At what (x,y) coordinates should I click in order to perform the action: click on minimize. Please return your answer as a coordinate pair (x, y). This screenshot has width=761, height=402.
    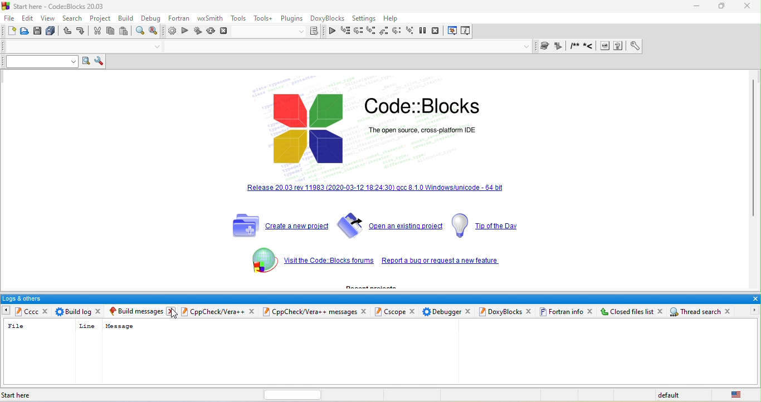
    Looking at the image, I should click on (695, 6).